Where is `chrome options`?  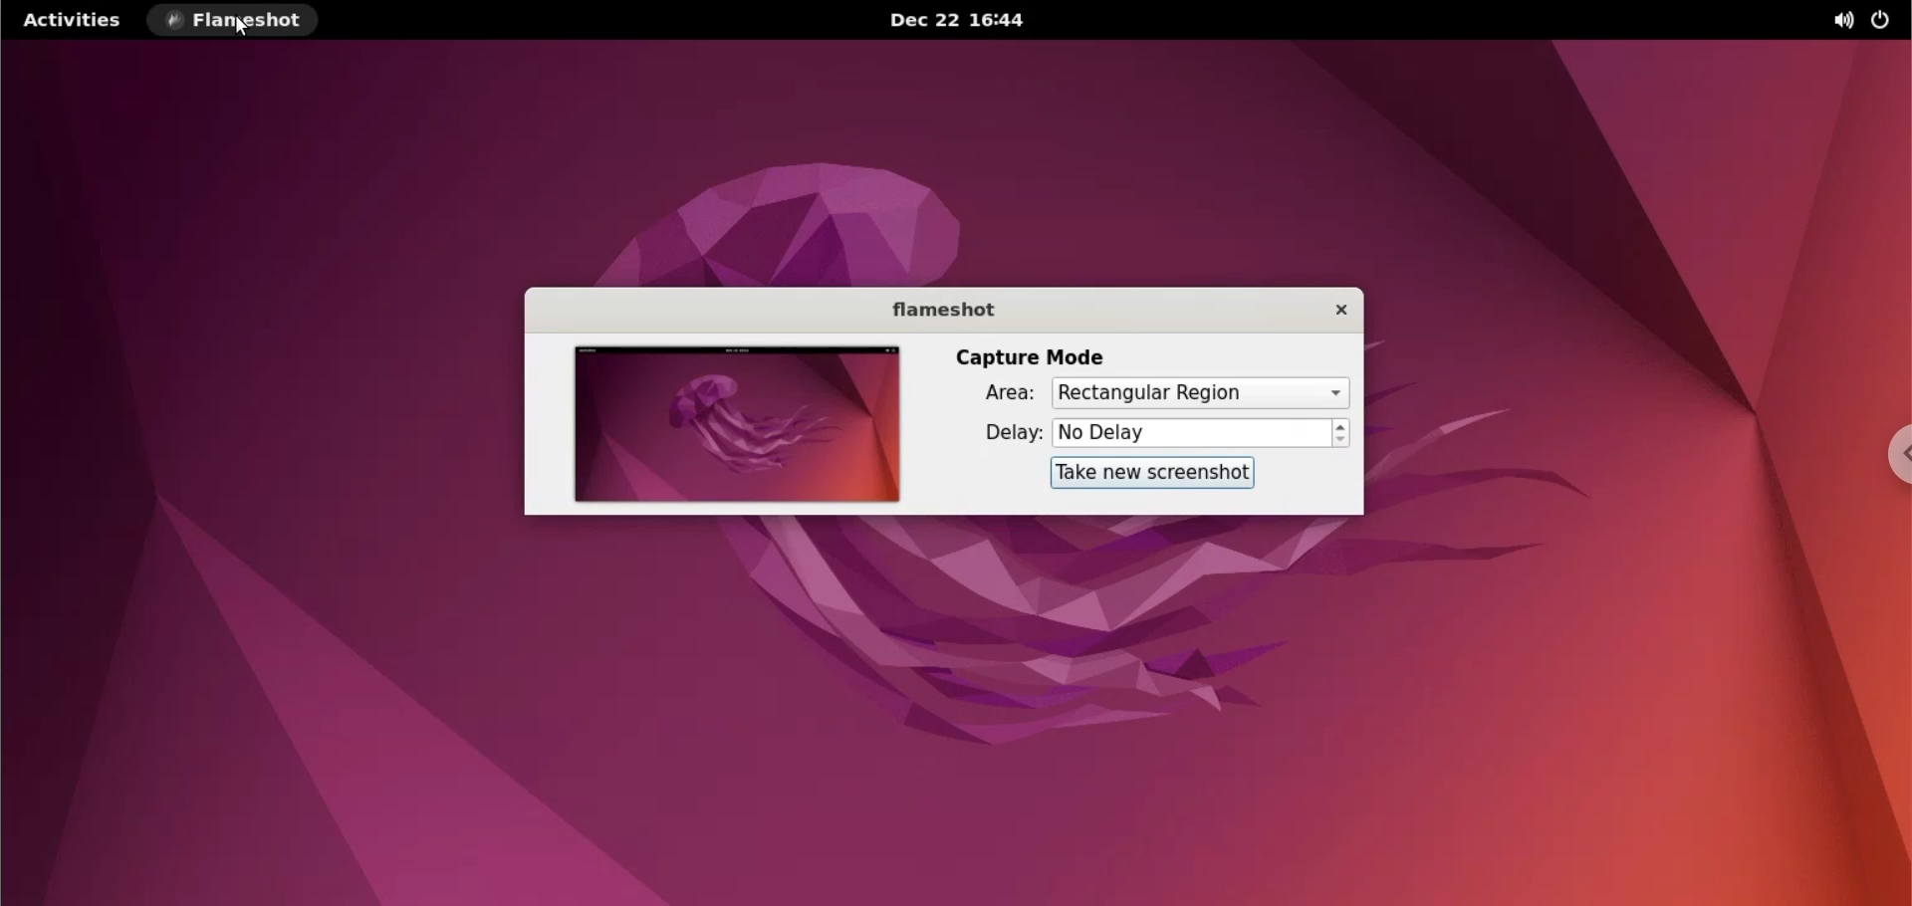
chrome options is located at coordinates (1887, 454).